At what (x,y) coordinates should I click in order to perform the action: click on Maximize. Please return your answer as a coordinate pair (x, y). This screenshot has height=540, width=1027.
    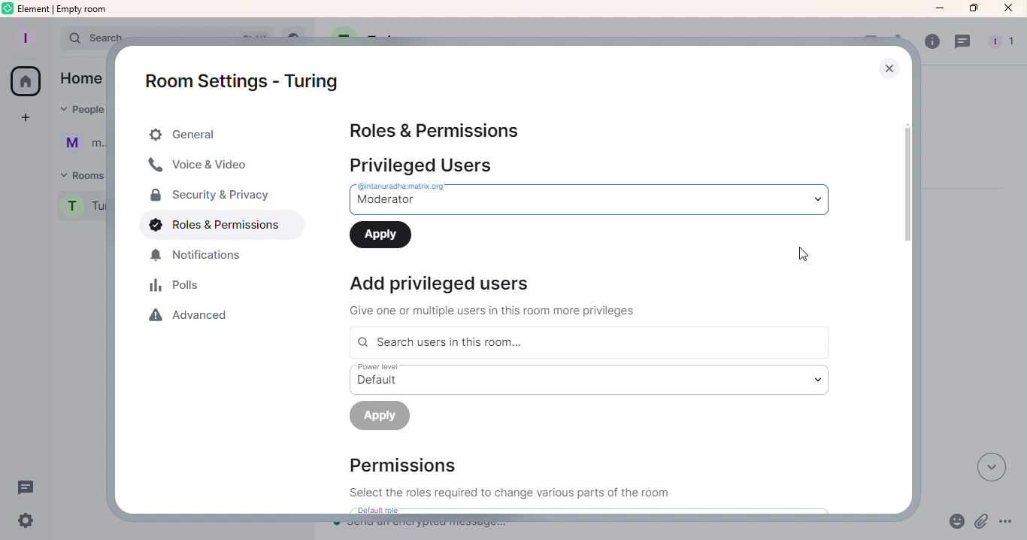
    Looking at the image, I should click on (968, 9).